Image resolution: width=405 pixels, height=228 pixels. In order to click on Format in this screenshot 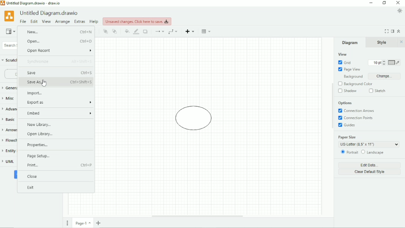, I will do `click(392, 32)`.